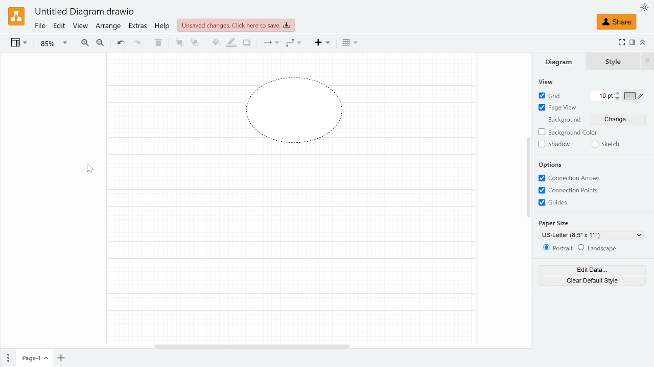 The image size is (654, 367). I want to click on Shadow, so click(554, 144).